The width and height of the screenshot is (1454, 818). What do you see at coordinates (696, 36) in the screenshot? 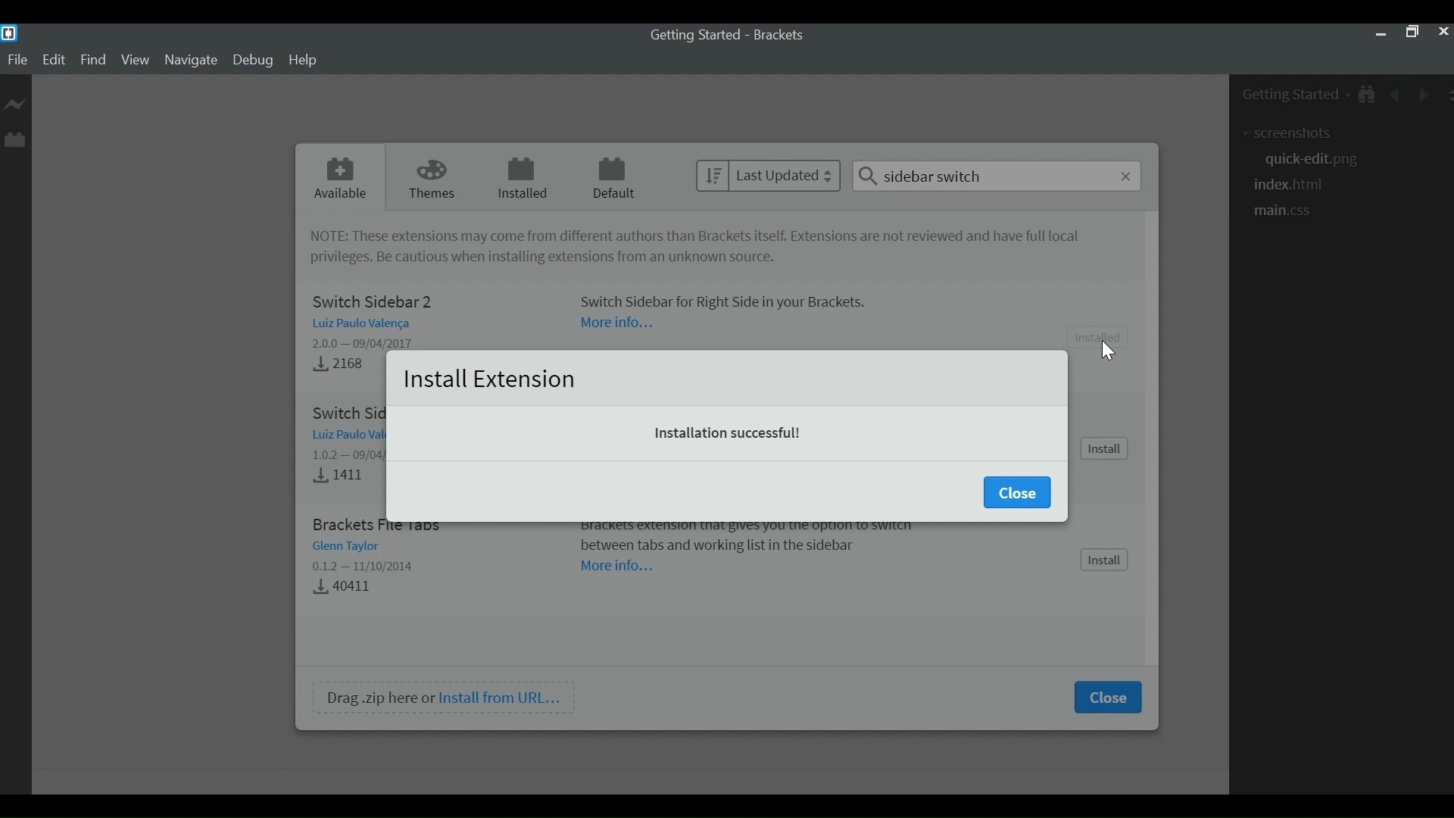
I see `Getting Started - Brackets` at bounding box center [696, 36].